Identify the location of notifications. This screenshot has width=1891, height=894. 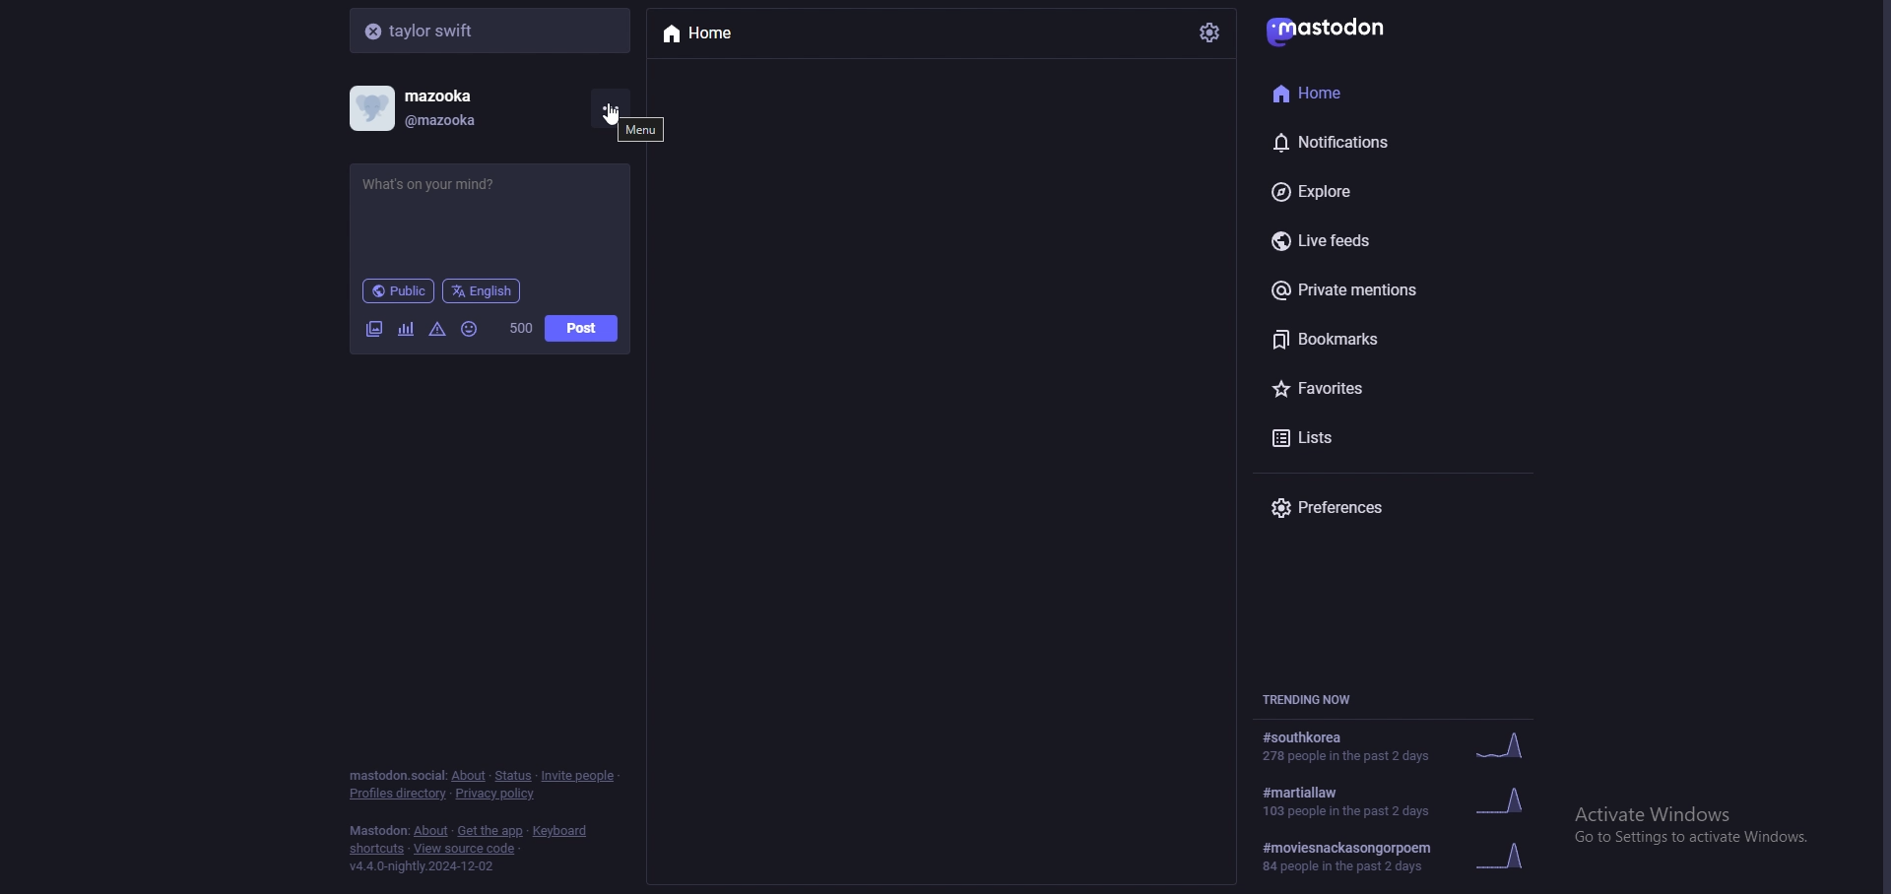
(1365, 142).